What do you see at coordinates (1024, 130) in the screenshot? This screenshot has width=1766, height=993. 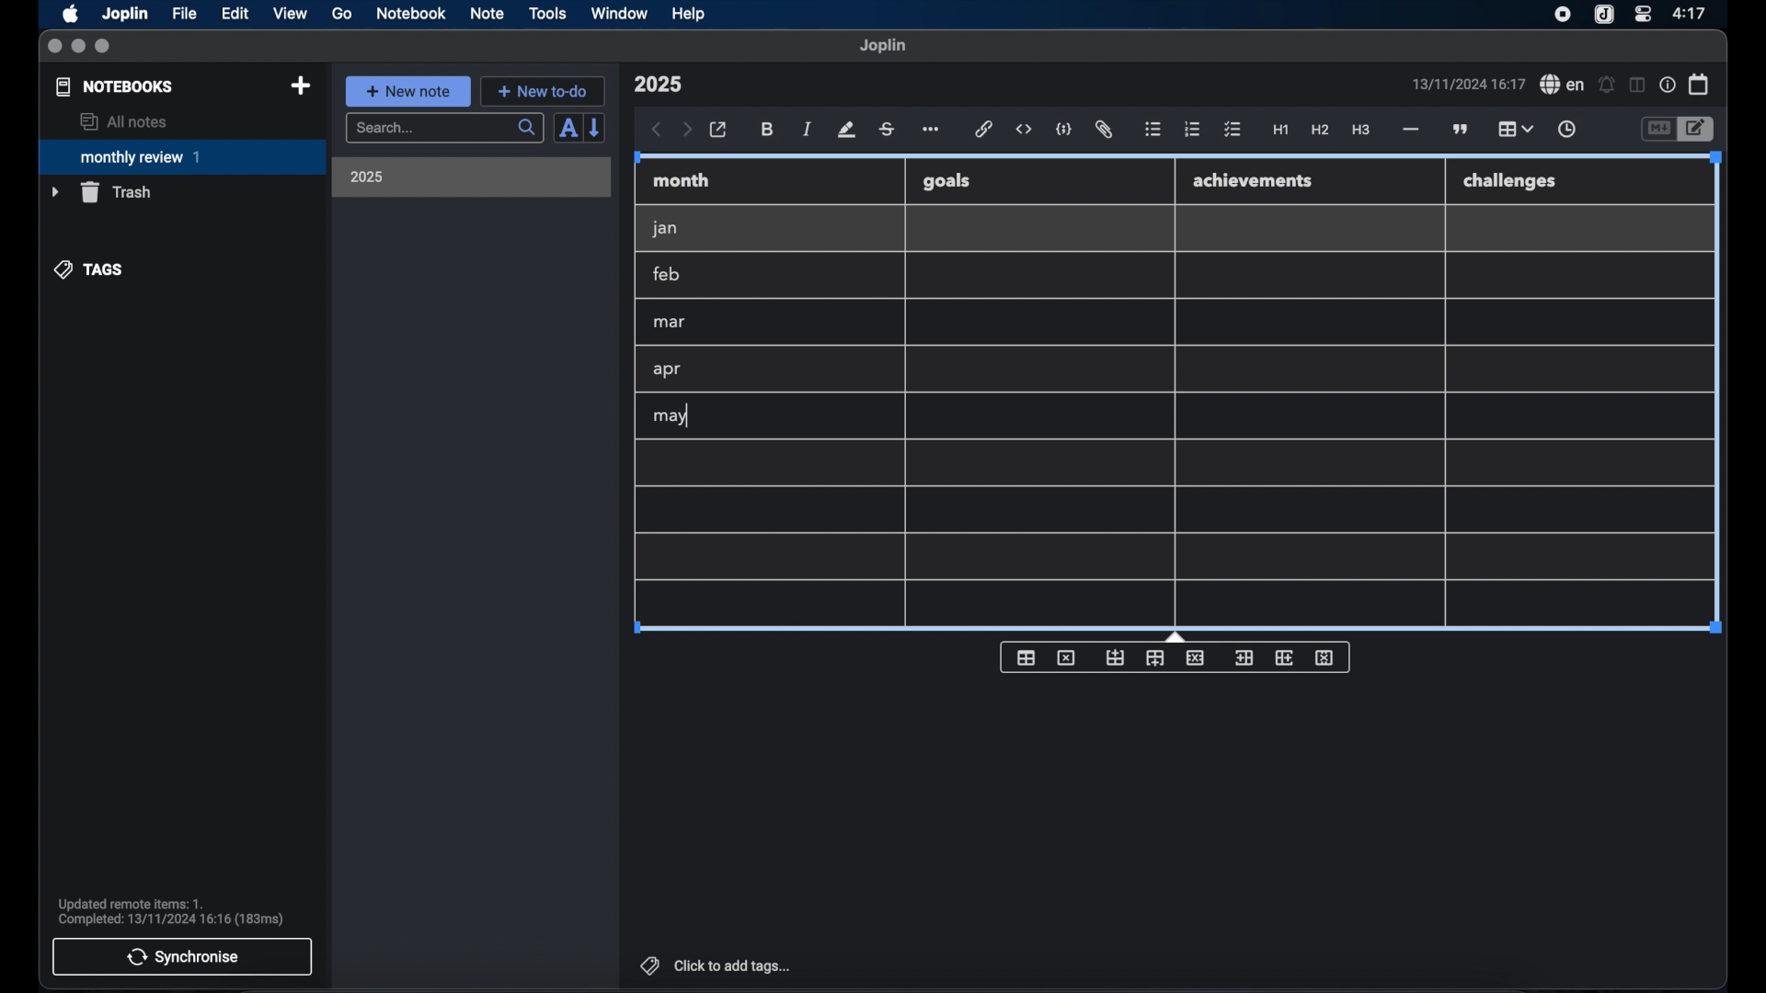 I see `inline code` at bounding box center [1024, 130].